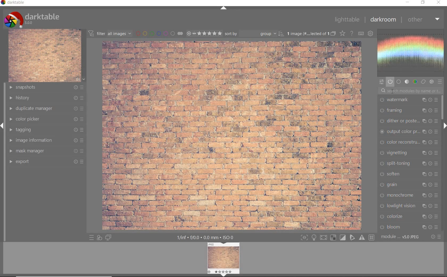 Image resolution: width=447 pixels, height=277 pixels. What do you see at coordinates (254, 34) in the screenshot?
I see `sort by group` at bounding box center [254, 34].